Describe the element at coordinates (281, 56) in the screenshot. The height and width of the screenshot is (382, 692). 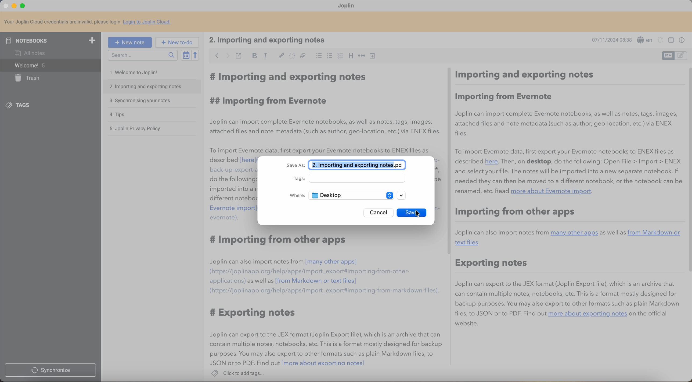
I see `hyperlink` at that location.